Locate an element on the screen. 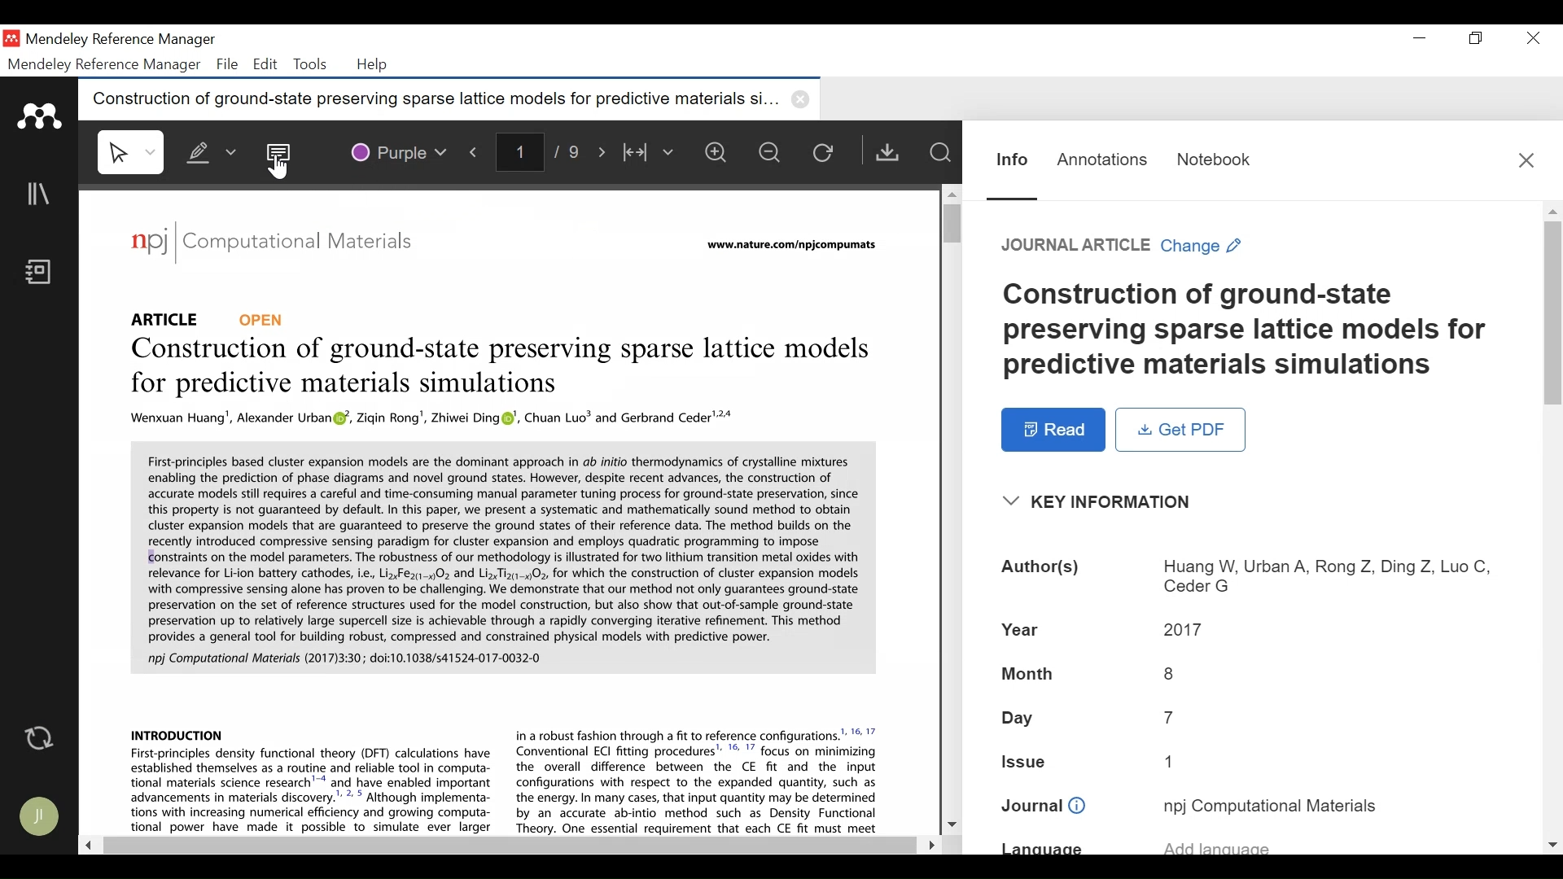  Read is located at coordinates (1053, 430).